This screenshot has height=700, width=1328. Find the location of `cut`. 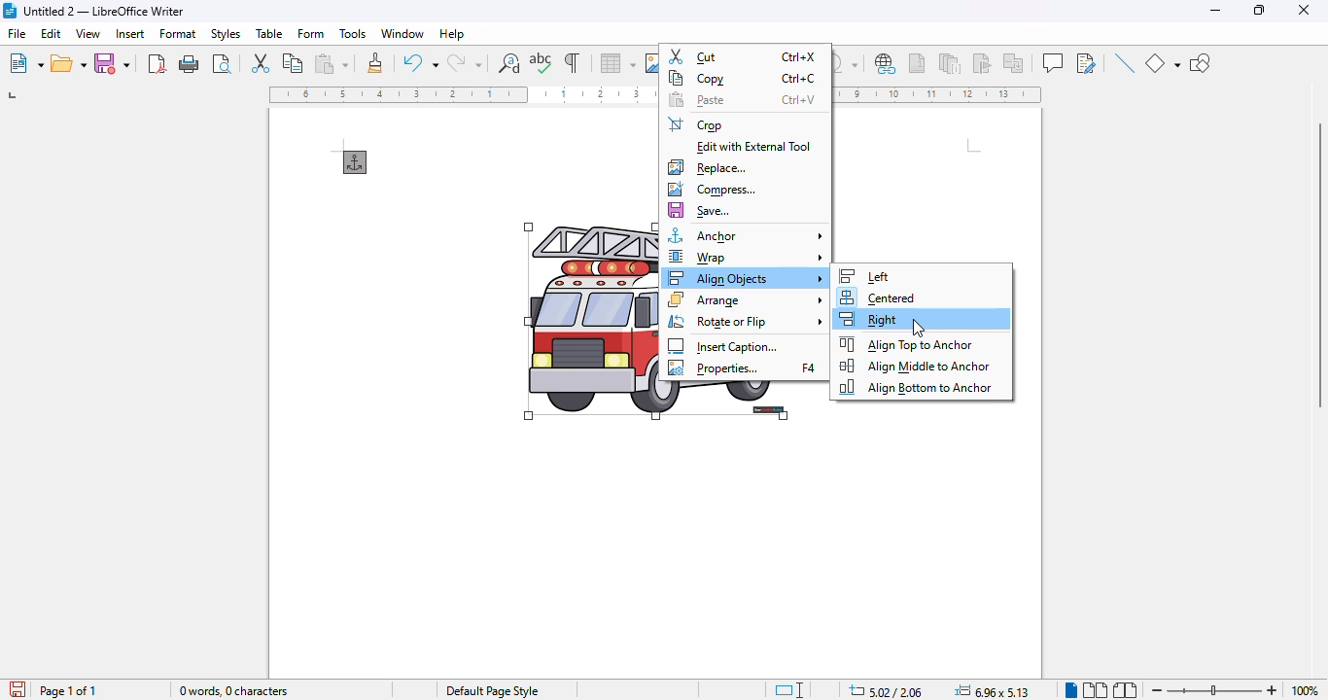

cut is located at coordinates (742, 56).